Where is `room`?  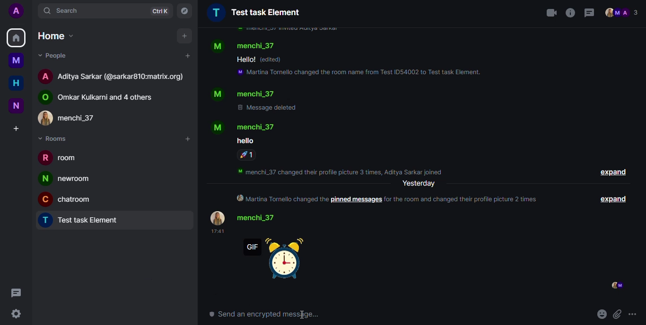 room is located at coordinates (61, 159).